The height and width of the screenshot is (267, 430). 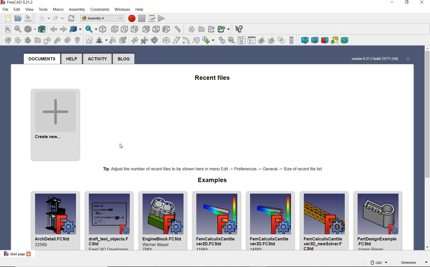 I want to click on select only vertices, so click(x=305, y=40).